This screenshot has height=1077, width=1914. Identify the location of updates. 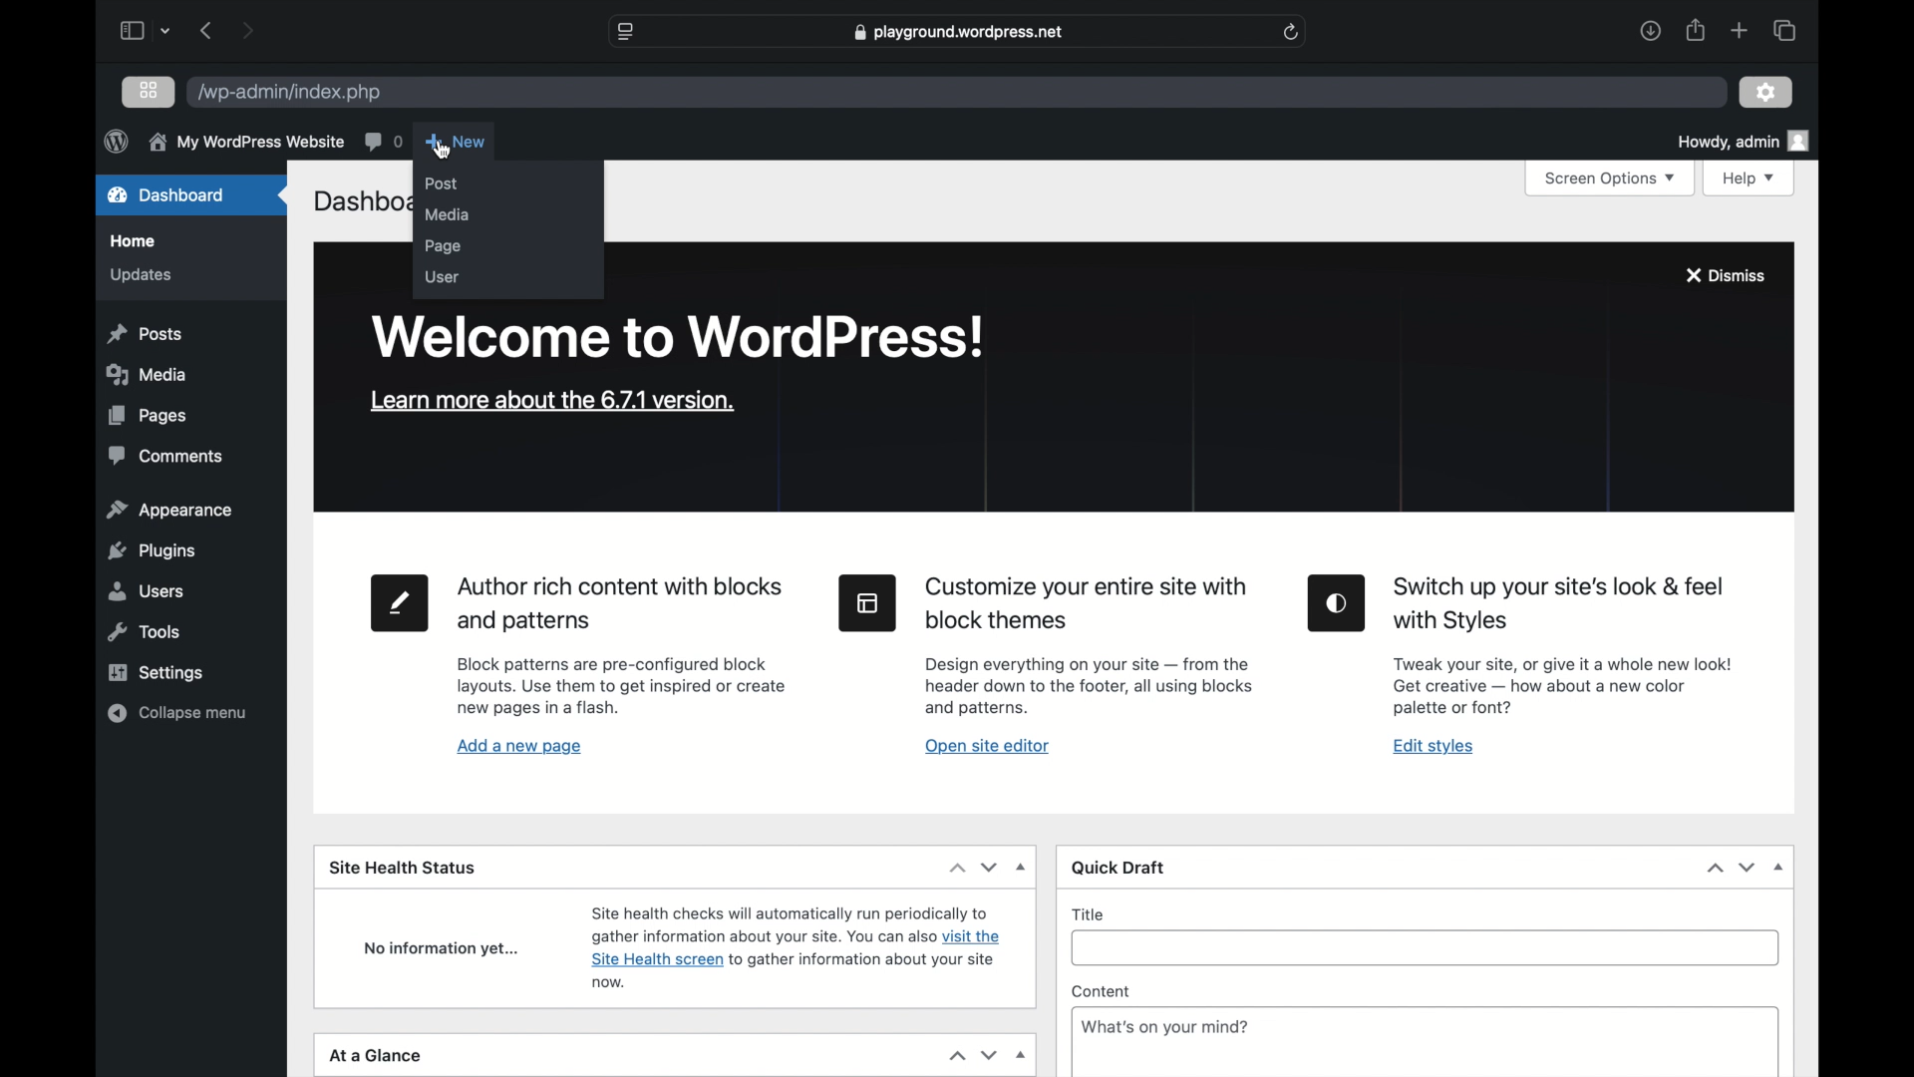
(140, 276).